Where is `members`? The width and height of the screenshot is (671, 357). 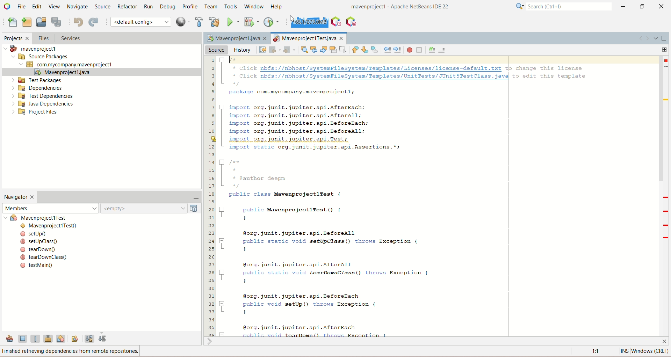 members is located at coordinates (49, 207).